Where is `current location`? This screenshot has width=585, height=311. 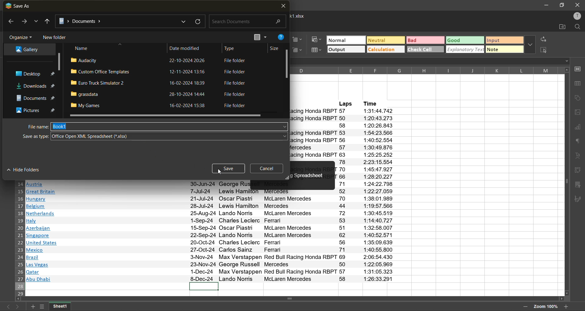 current location is located at coordinates (184, 22).